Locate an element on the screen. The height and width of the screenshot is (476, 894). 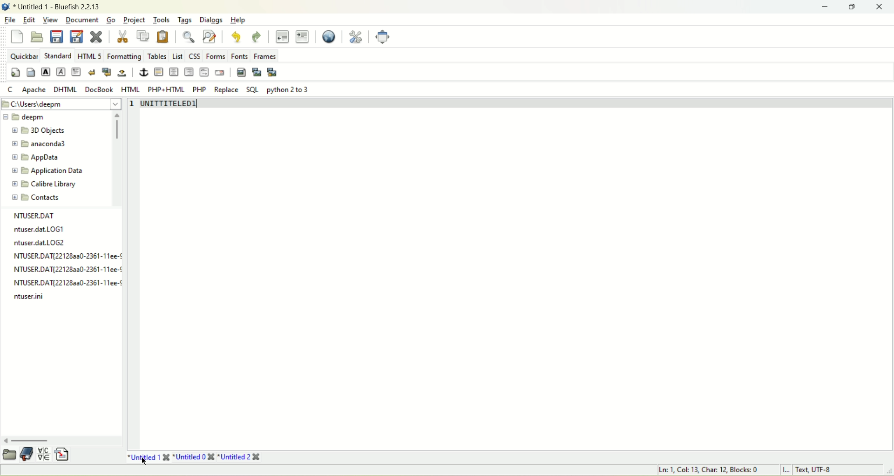
log is located at coordinates (30, 296).